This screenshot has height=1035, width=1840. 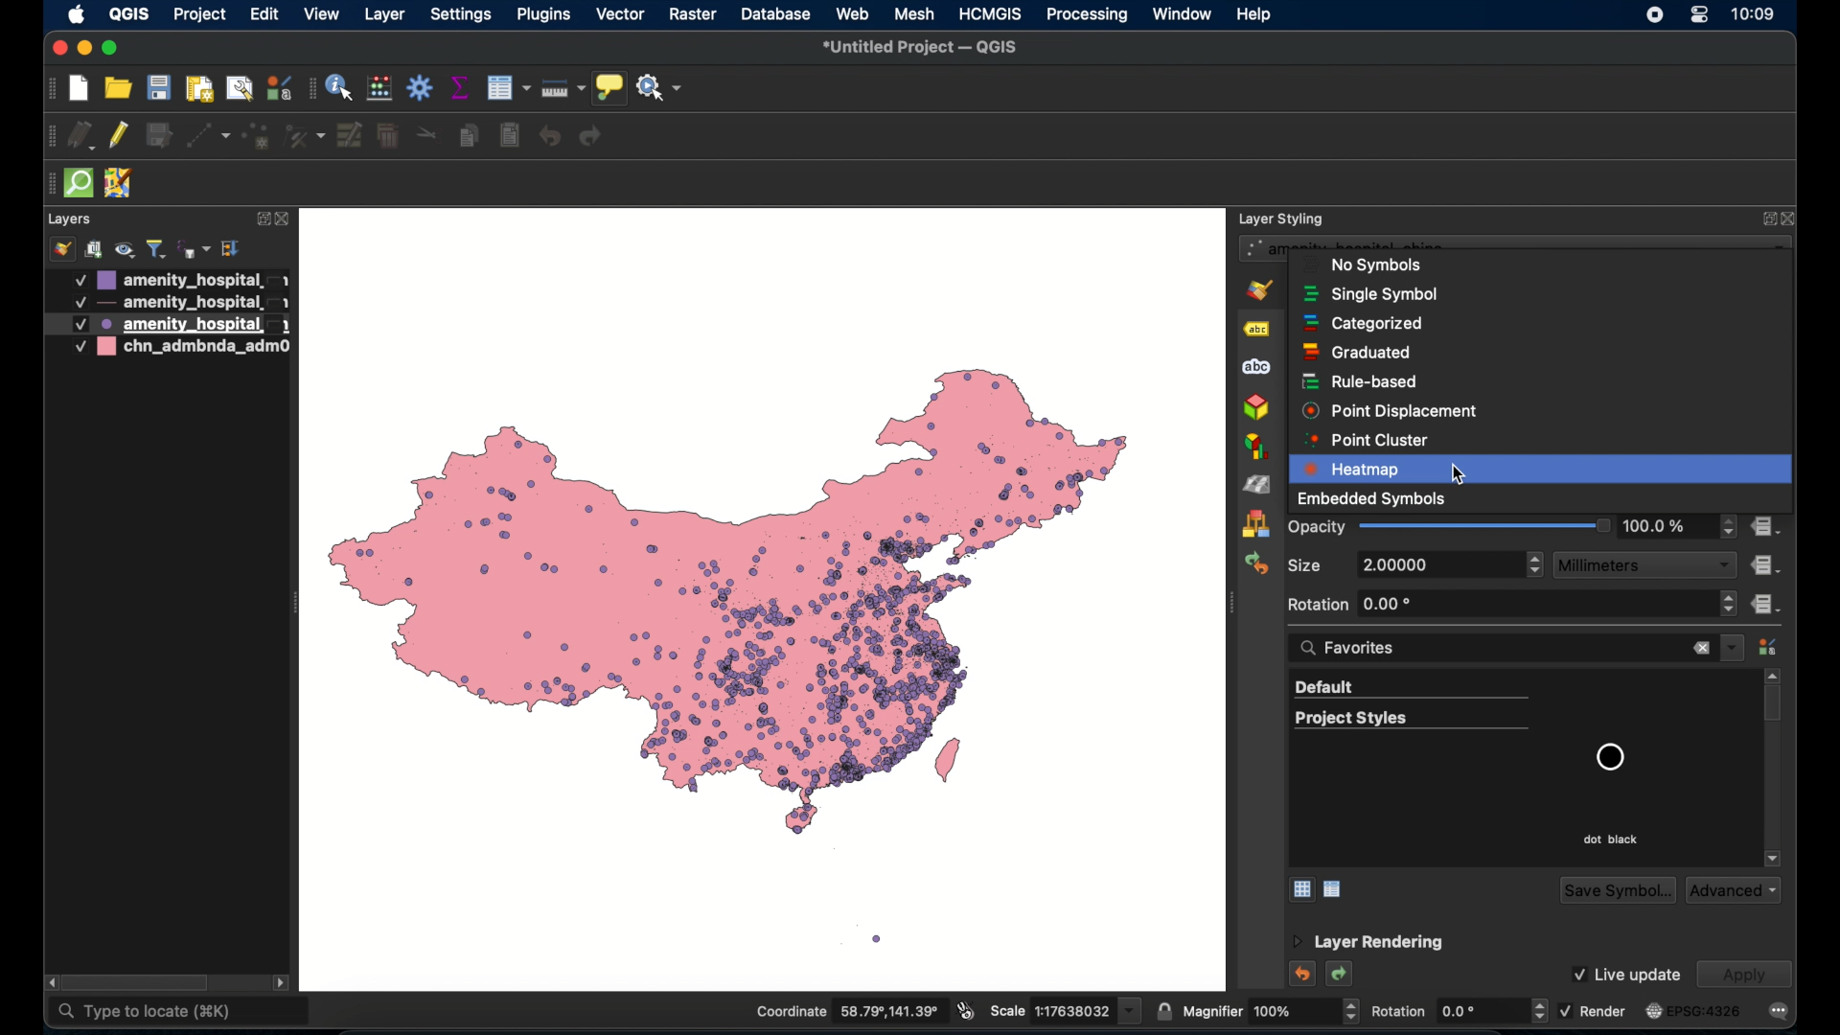 What do you see at coordinates (117, 88) in the screenshot?
I see `open project` at bounding box center [117, 88].